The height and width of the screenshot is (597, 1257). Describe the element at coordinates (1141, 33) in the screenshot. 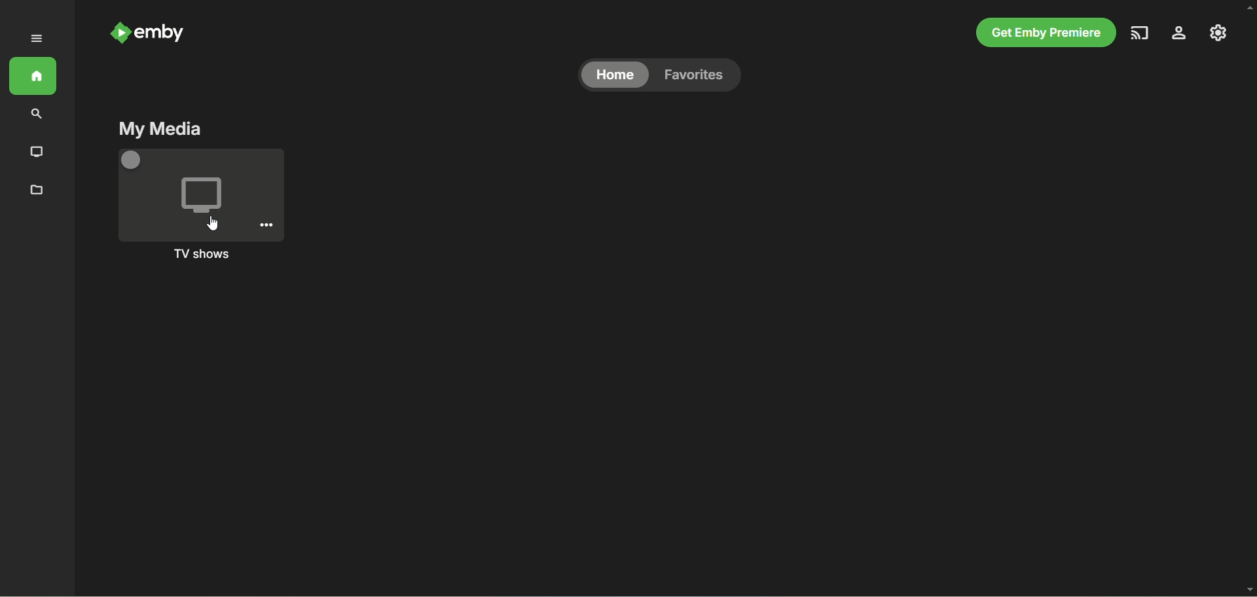

I see `play on another device` at that location.